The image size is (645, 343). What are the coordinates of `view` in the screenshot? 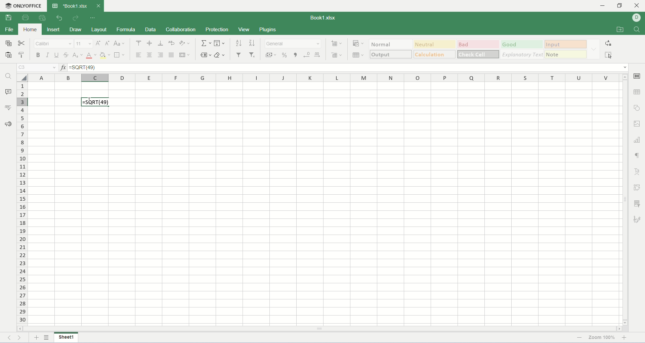 It's located at (245, 29).